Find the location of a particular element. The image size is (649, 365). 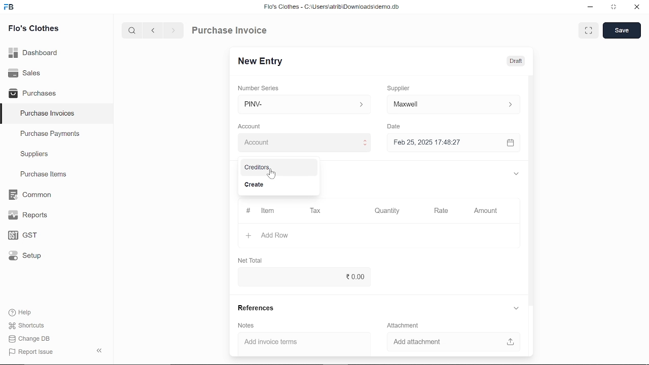

Purchase Invoices is located at coordinates (48, 115).